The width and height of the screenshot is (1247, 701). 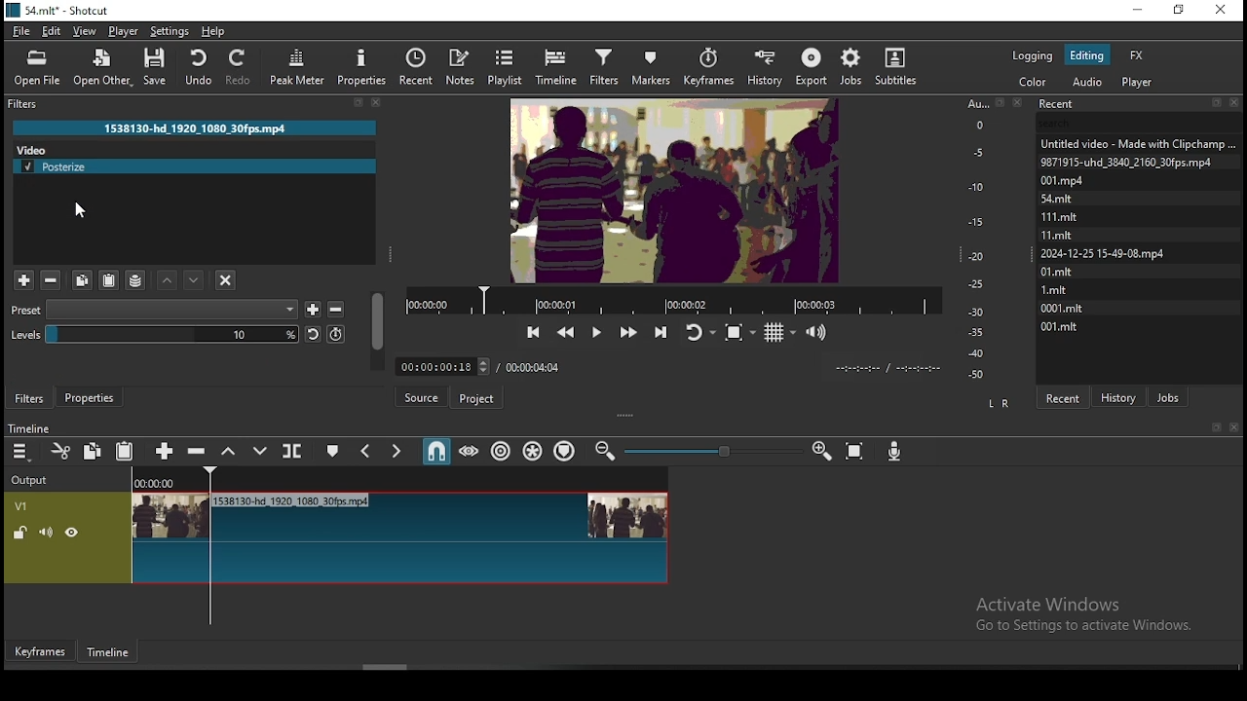 What do you see at coordinates (507, 67) in the screenshot?
I see `playlist` at bounding box center [507, 67].